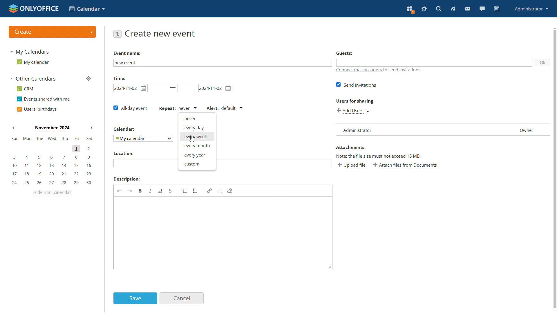 Image resolution: width=557 pixels, height=313 pixels. I want to click on event start date, so click(131, 88).